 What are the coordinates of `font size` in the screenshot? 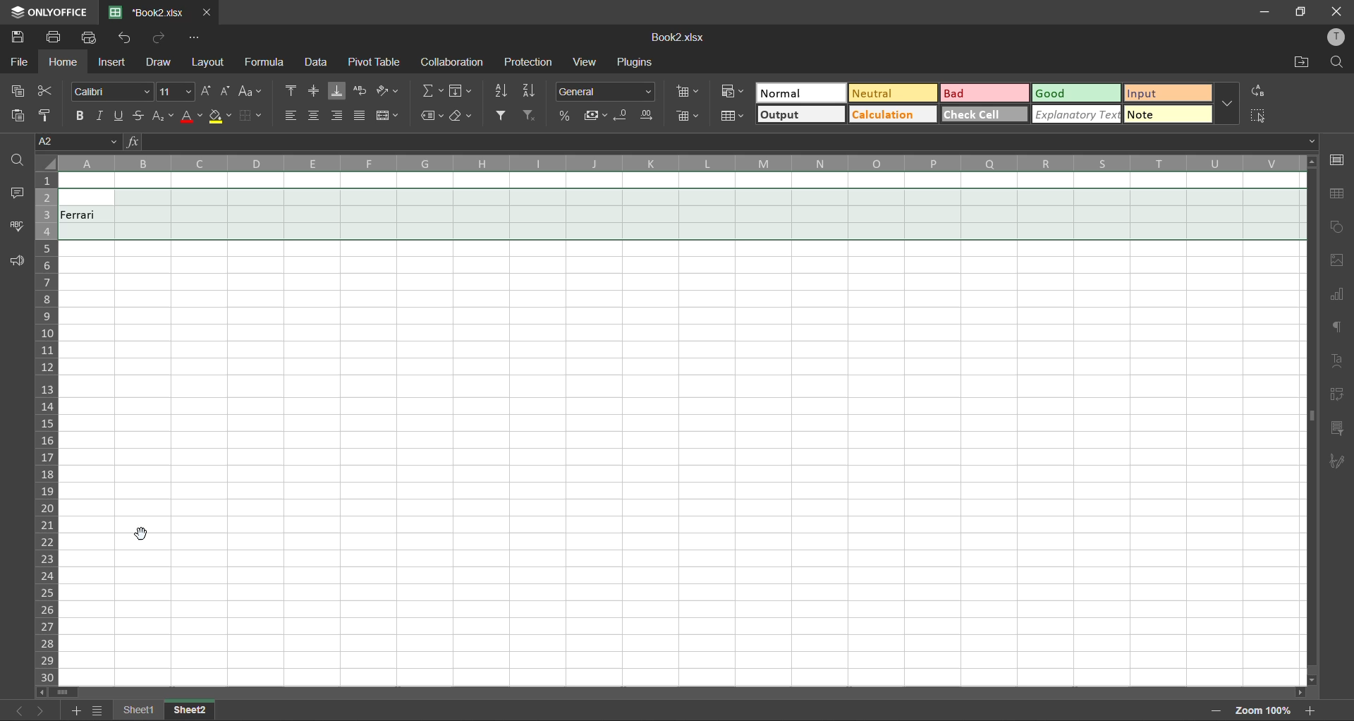 It's located at (176, 92).